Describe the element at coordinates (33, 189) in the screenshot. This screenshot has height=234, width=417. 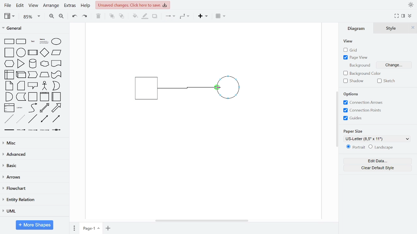
I see `flowchart` at that location.